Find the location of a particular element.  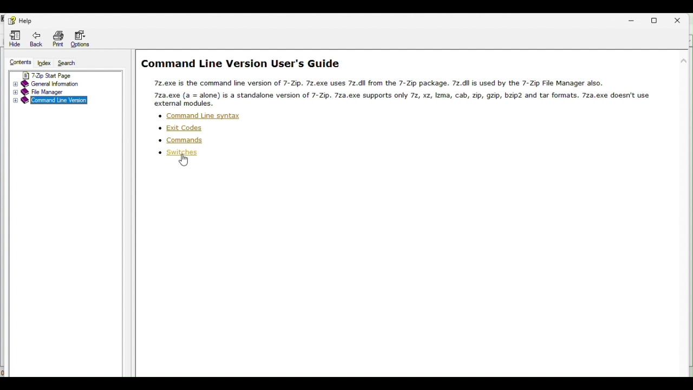

Command line version is located at coordinates (58, 102).